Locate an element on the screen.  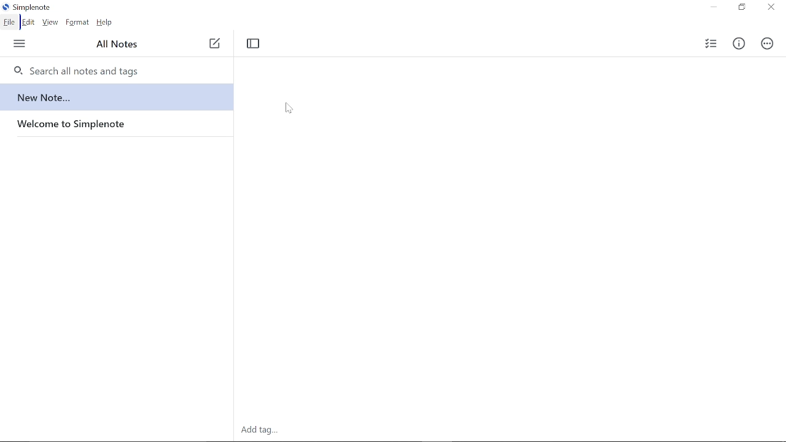
Format is located at coordinates (78, 23).